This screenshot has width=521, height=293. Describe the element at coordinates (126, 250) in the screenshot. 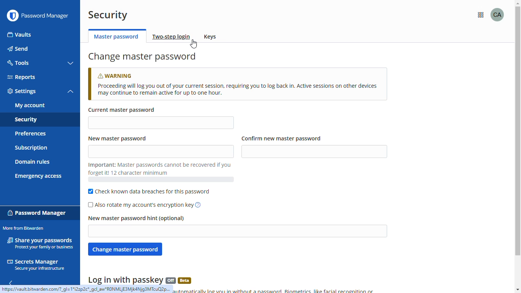

I see `change master password` at that location.